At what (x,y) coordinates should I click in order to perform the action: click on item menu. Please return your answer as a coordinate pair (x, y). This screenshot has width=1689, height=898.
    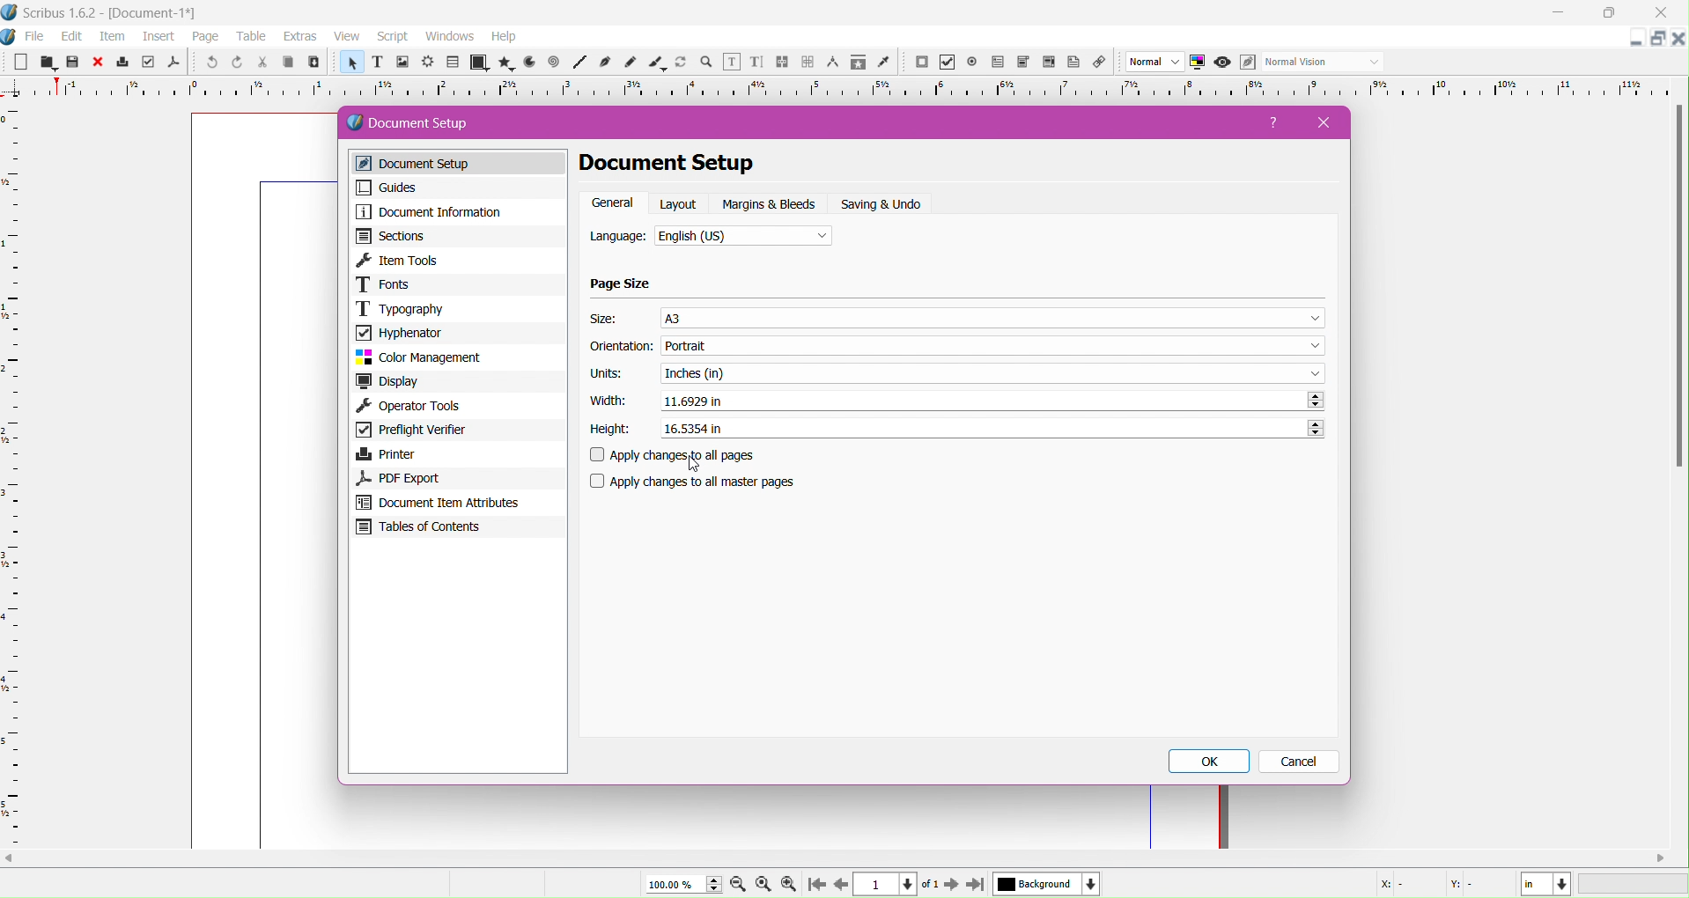
    Looking at the image, I should click on (114, 38).